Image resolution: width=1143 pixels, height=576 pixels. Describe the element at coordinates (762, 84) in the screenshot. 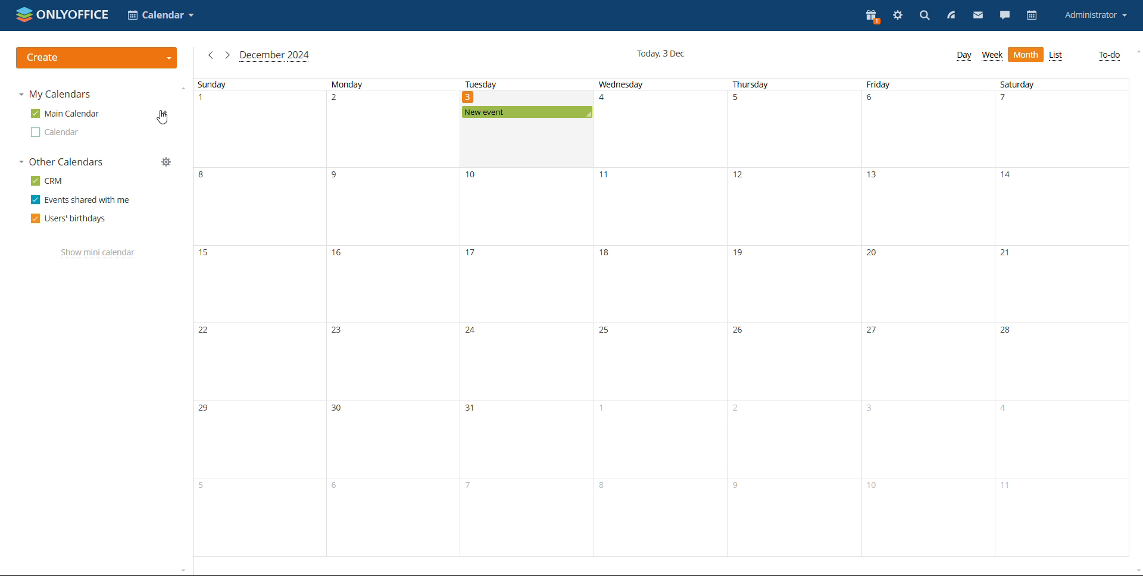

I see `thursday` at that location.